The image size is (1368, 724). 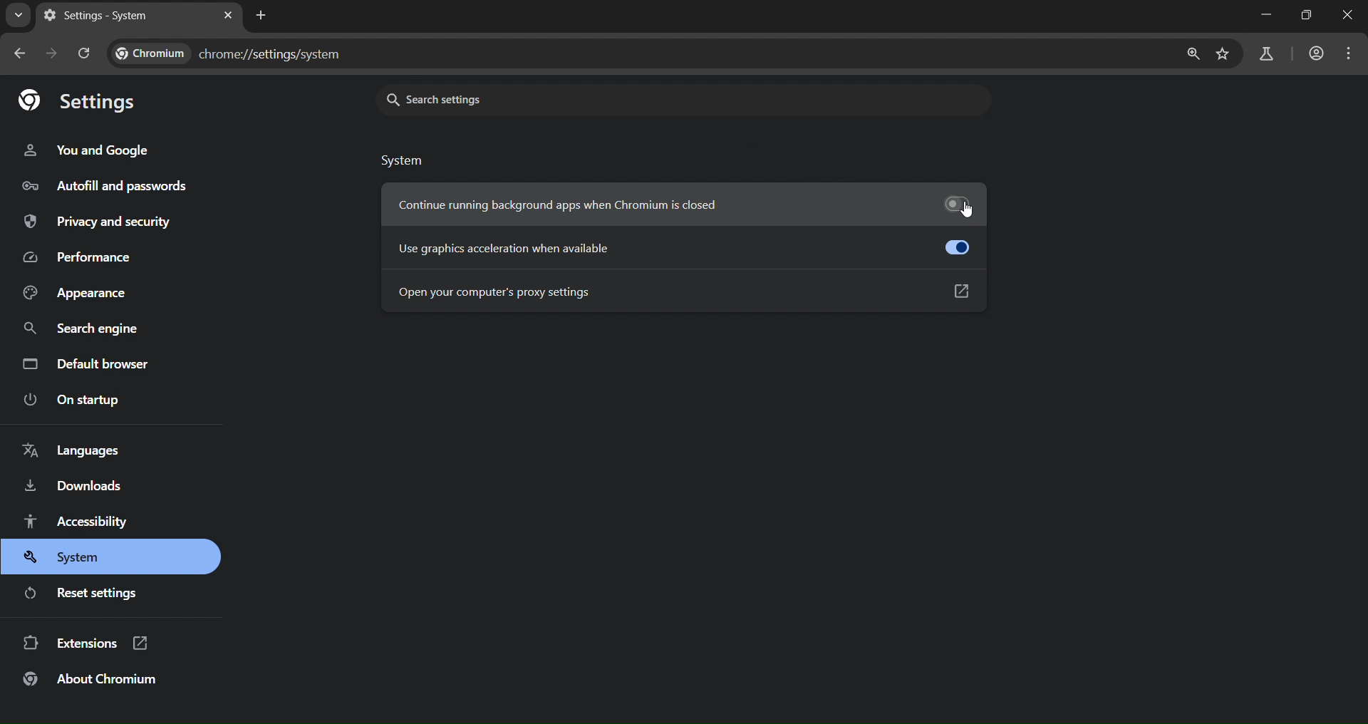 What do you see at coordinates (89, 53) in the screenshot?
I see `reload page` at bounding box center [89, 53].